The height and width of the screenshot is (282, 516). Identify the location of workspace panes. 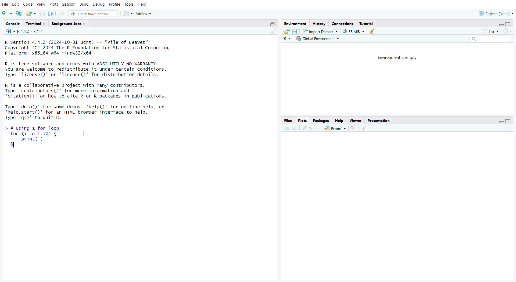
(128, 14).